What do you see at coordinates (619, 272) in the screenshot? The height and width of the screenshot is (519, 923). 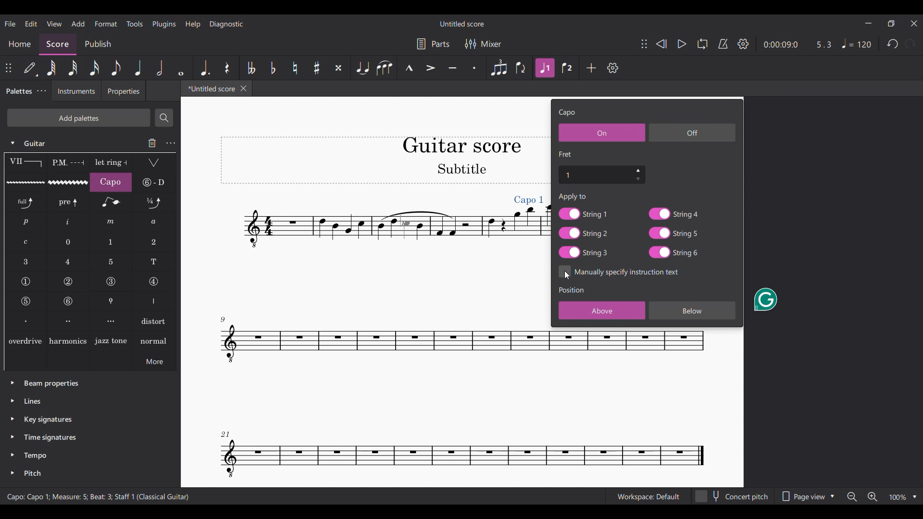 I see `Toggle for specific instruction` at bounding box center [619, 272].